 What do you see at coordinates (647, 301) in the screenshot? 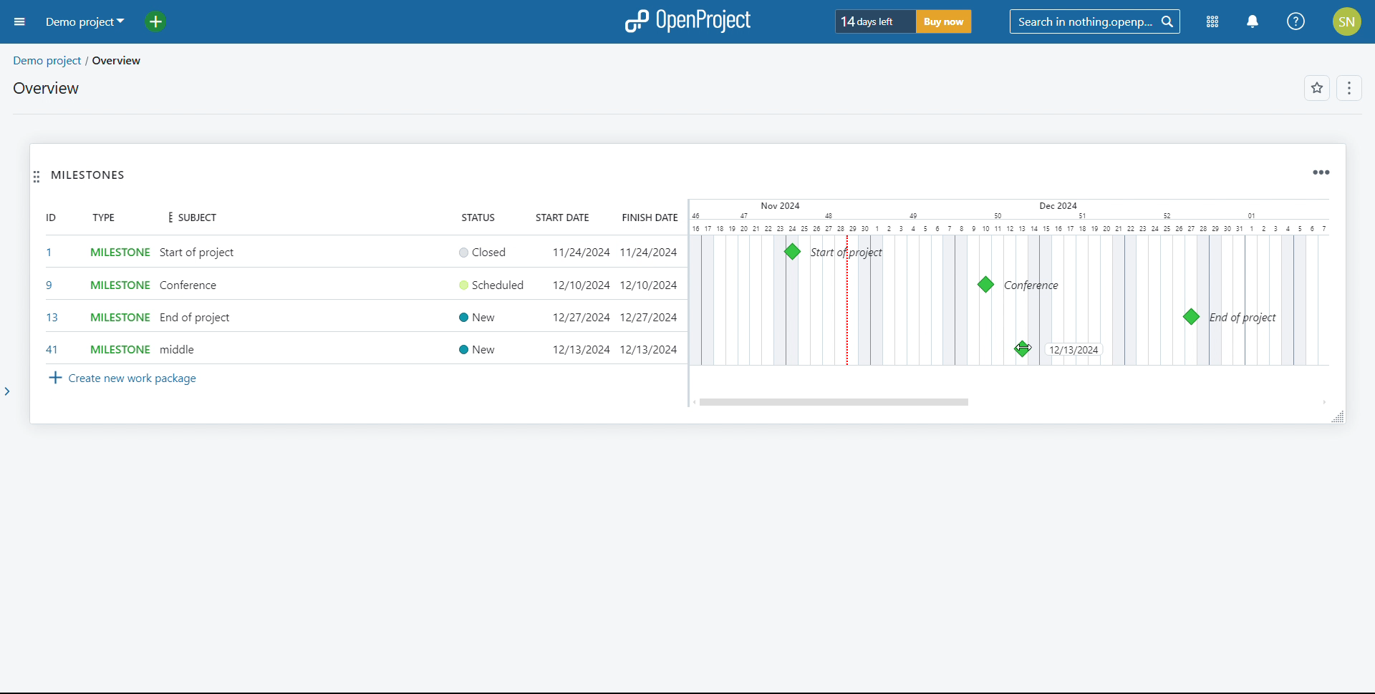
I see `finish date` at bounding box center [647, 301].